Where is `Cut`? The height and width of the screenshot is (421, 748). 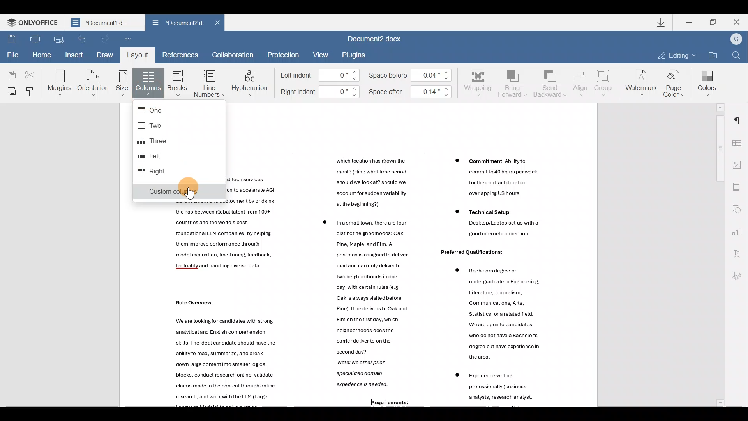 Cut is located at coordinates (32, 71).